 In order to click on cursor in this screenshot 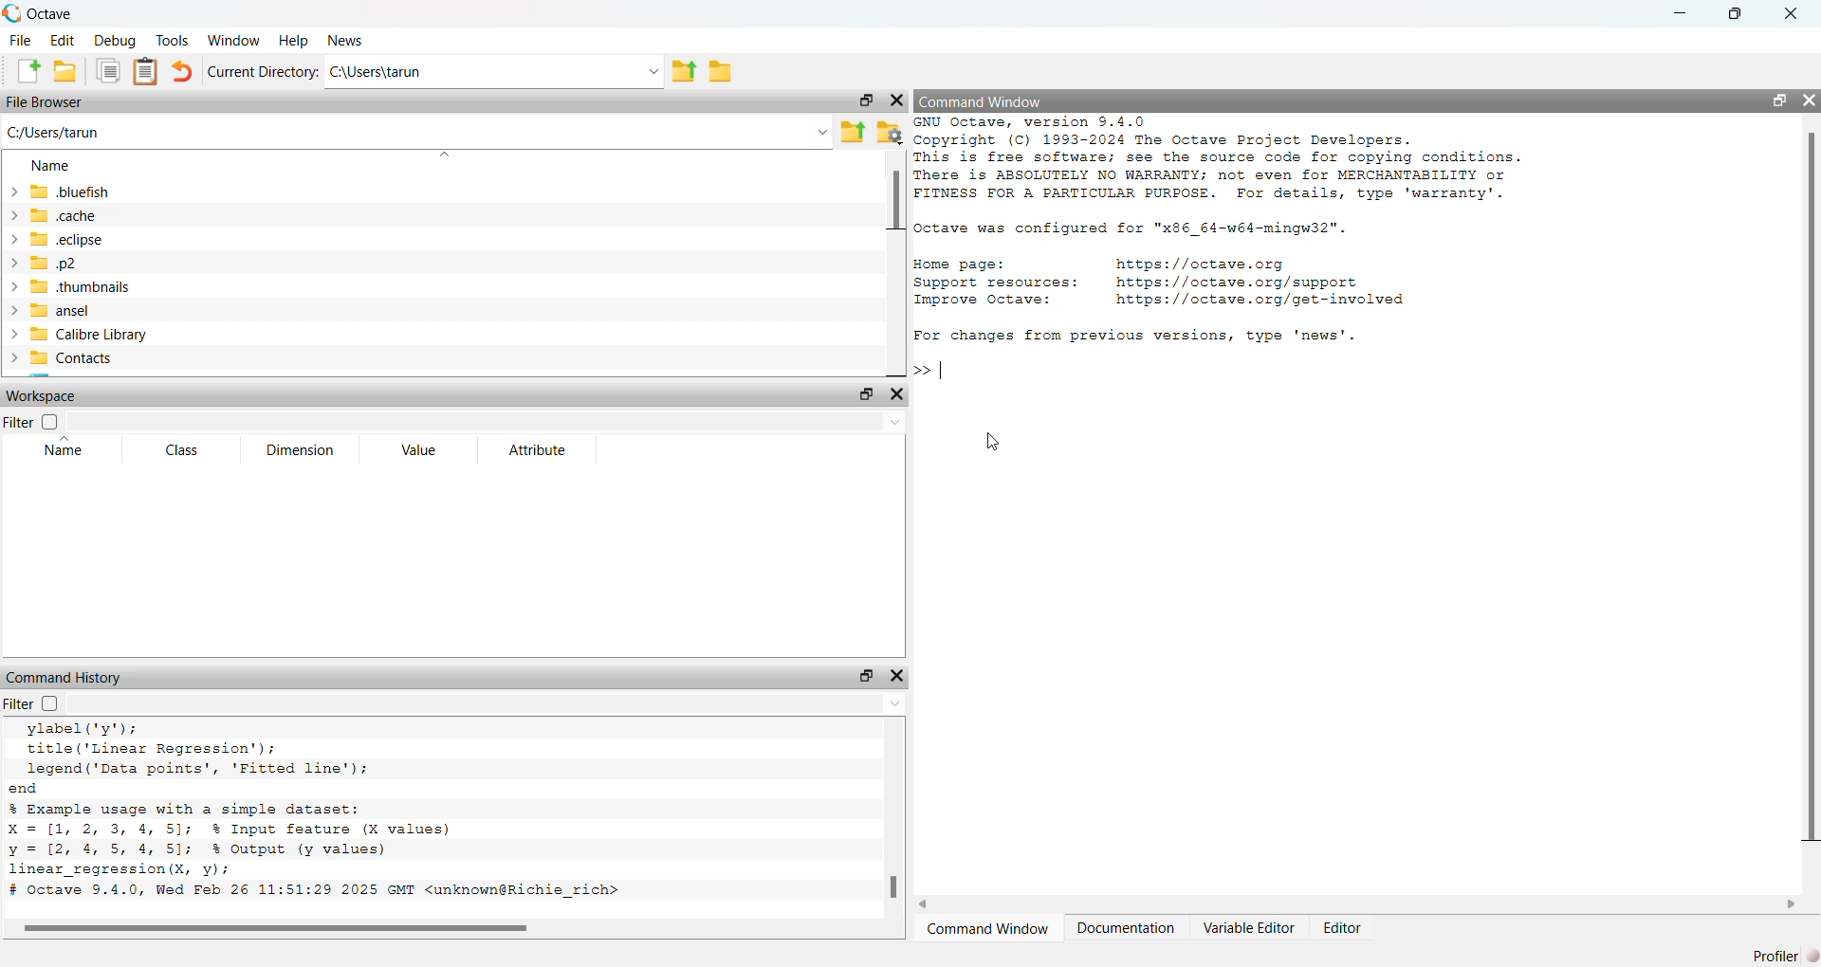, I will do `click(994, 438)`.